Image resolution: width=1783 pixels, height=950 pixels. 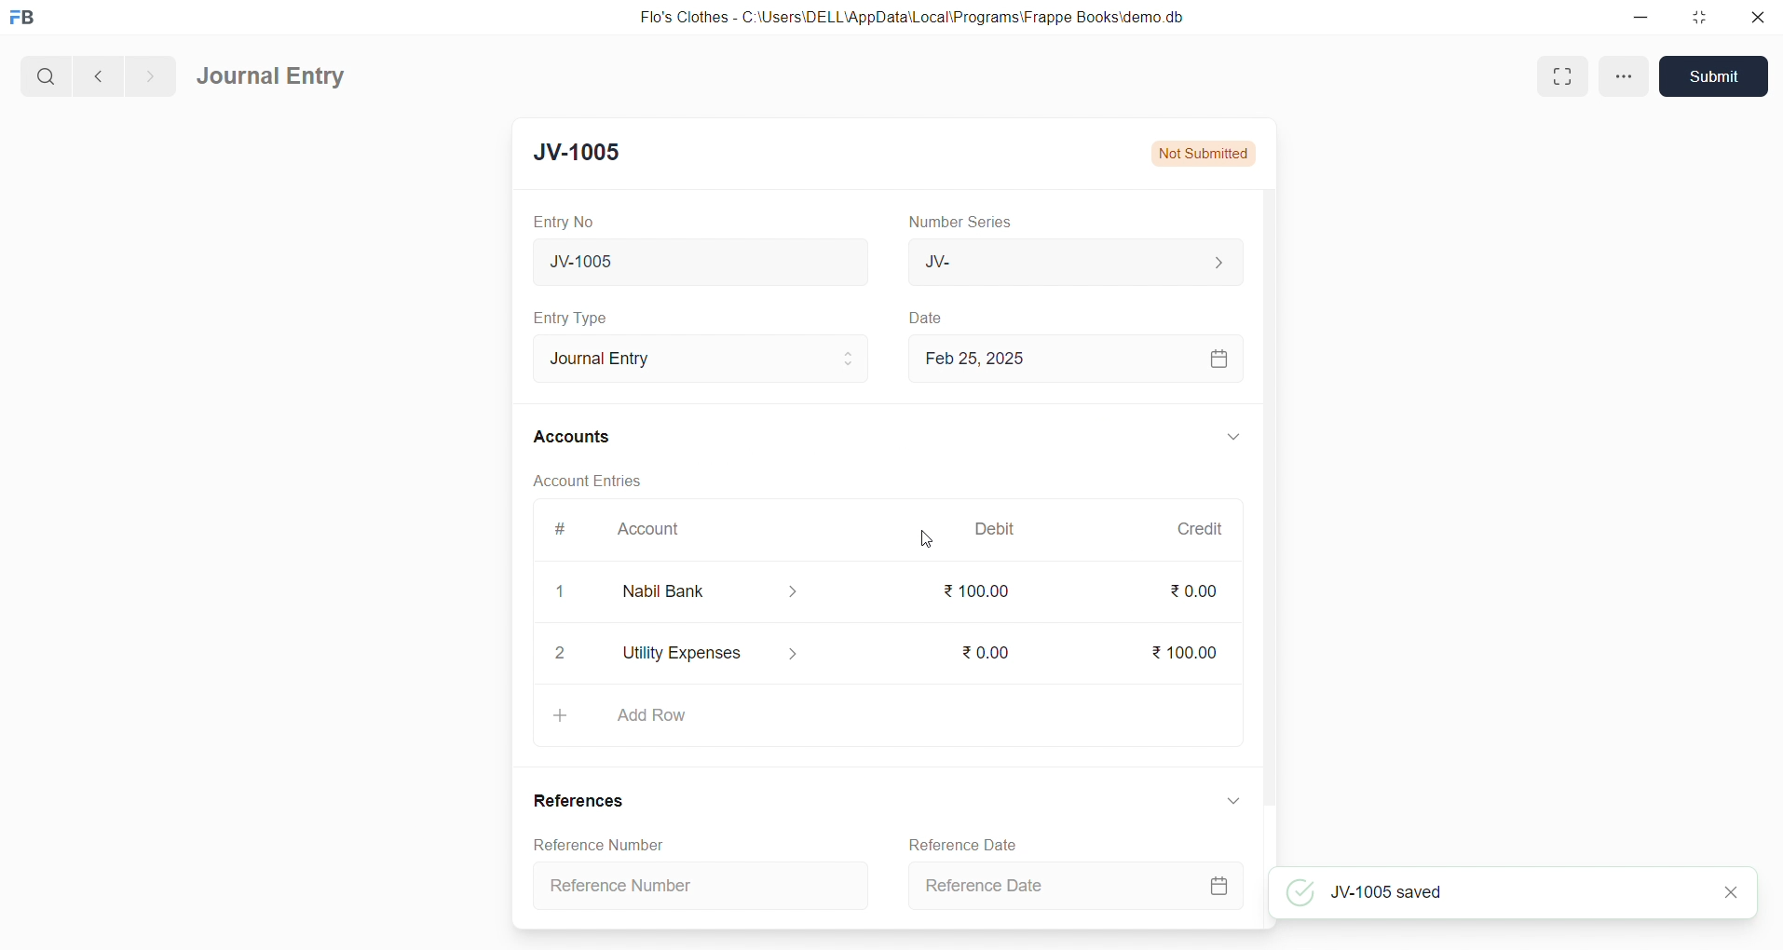 I want to click on Account Entries, so click(x=578, y=479).